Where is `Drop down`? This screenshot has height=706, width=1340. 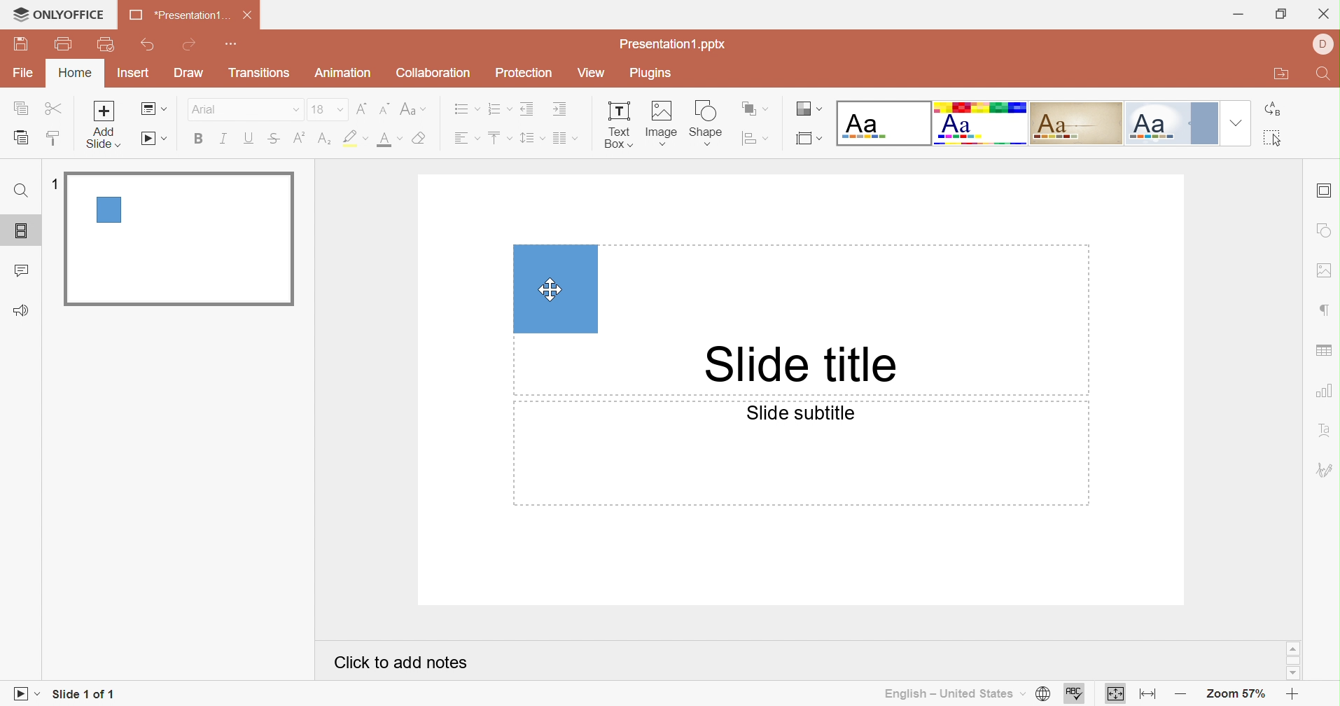 Drop down is located at coordinates (1237, 123).